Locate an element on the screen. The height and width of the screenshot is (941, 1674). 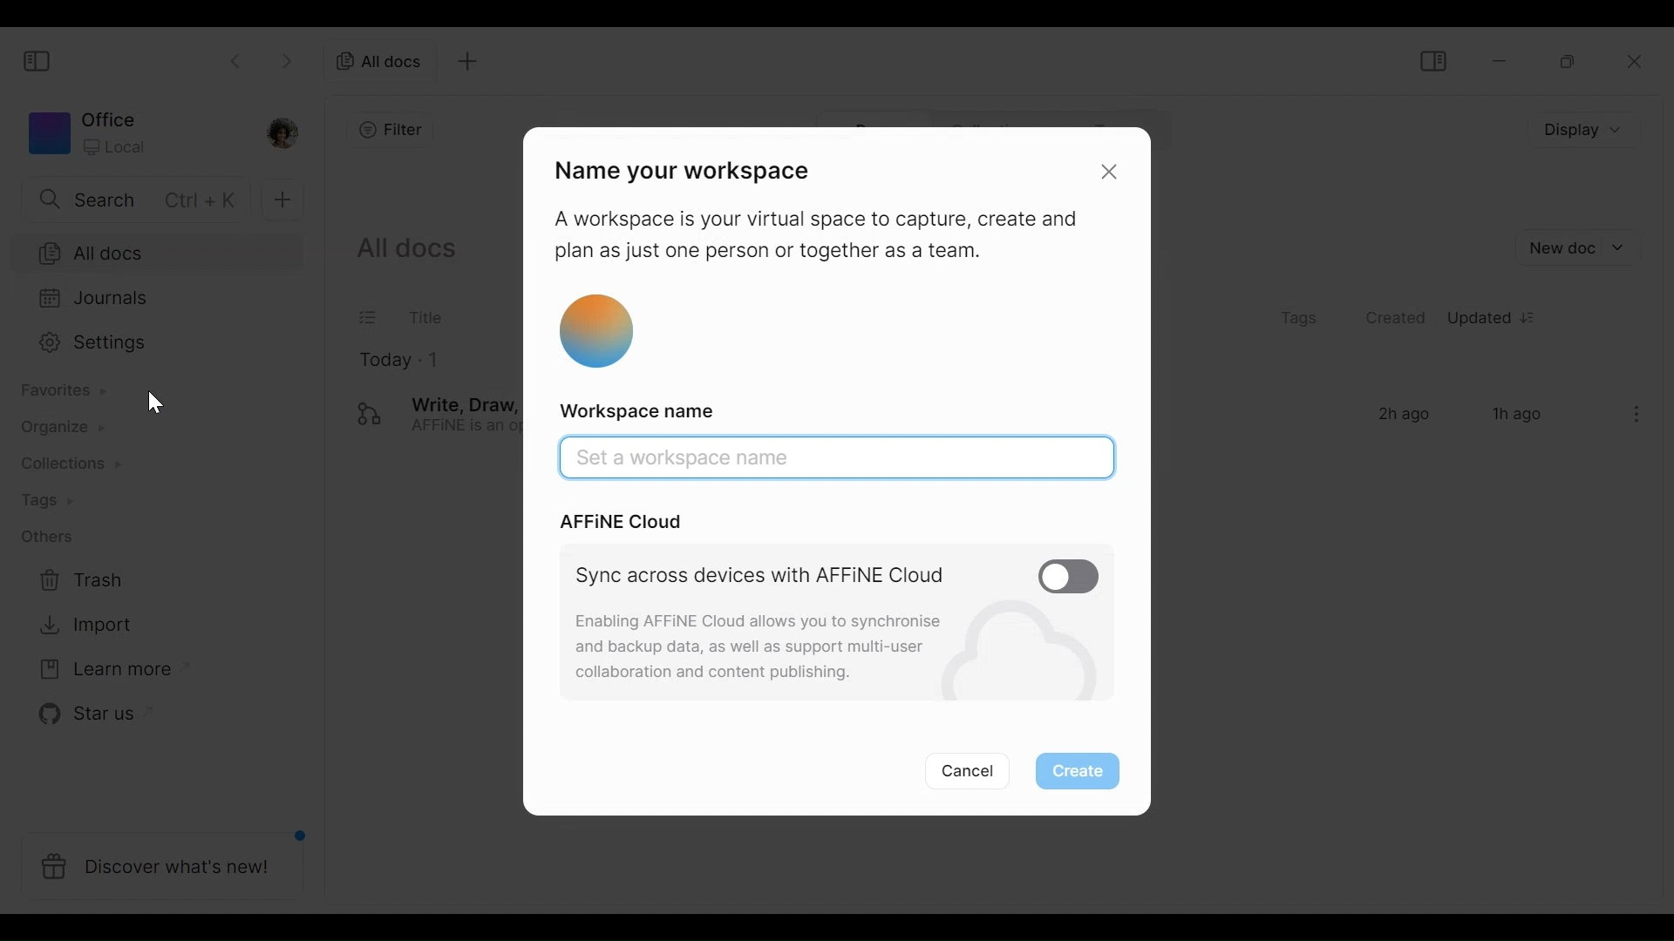
Show all documents current in the workspace is located at coordinates (405, 249).